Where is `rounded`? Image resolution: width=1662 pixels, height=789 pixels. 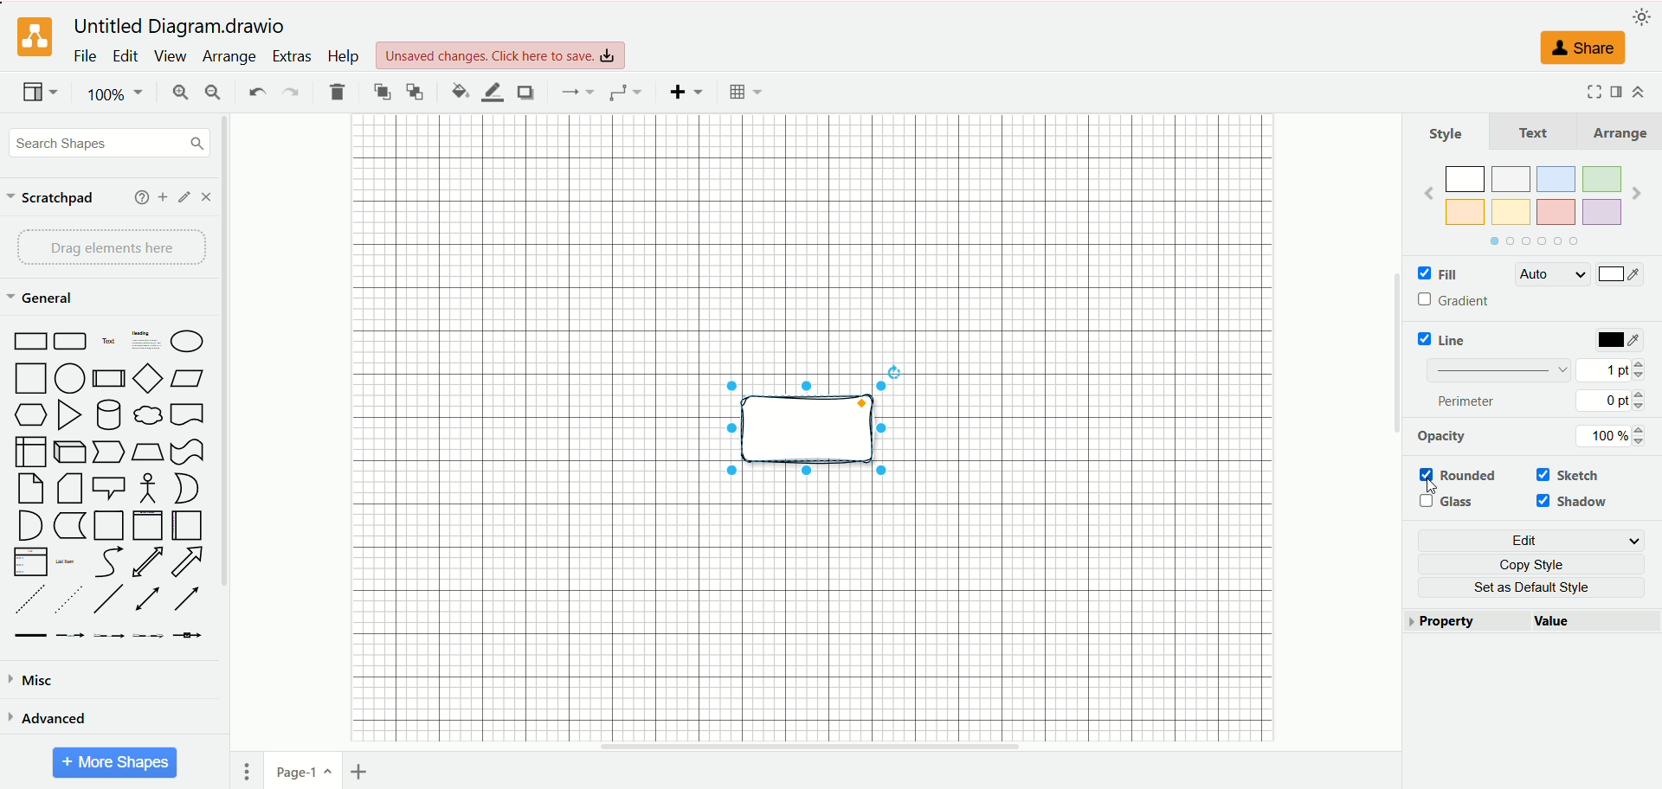 rounded is located at coordinates (1460, 476).